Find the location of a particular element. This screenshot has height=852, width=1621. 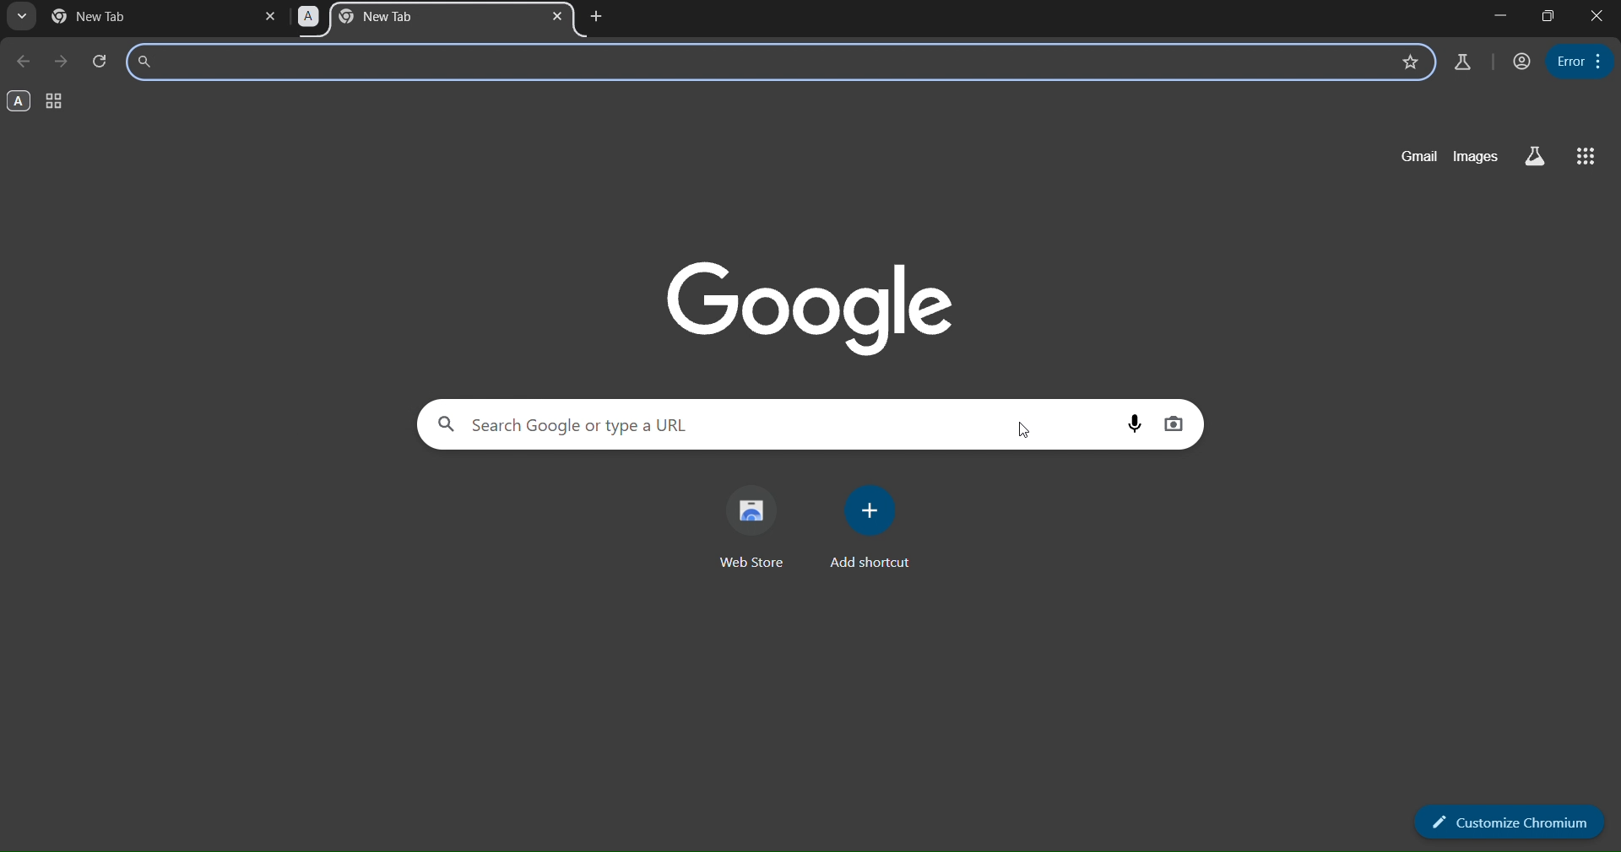

search labs is located at coordinates (1539, 156).